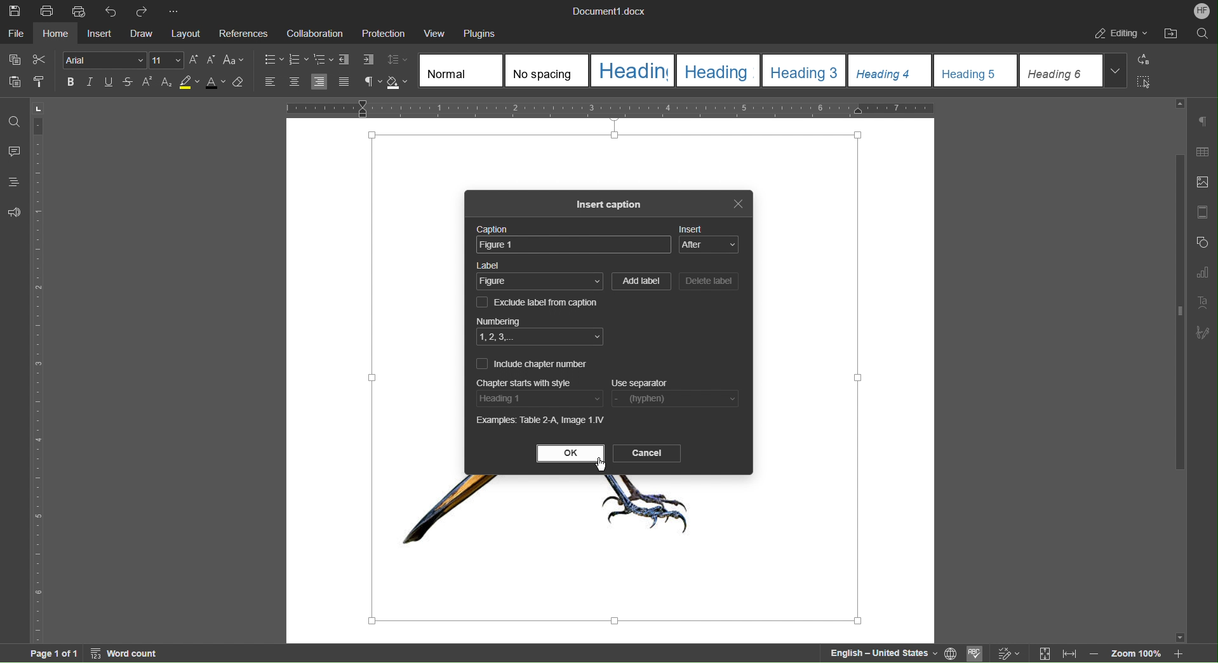 This screenshot has height=663, width=1218. Describe the element at coordinates (613, 106) in the screenshot. I see `Horizontal Ruler` at that location.